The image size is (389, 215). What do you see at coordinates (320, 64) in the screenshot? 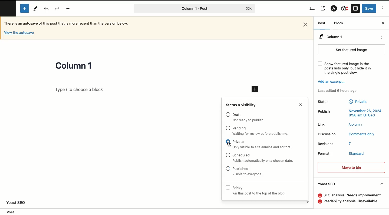
I see `Checkbox` at bounding box center [320, 64].